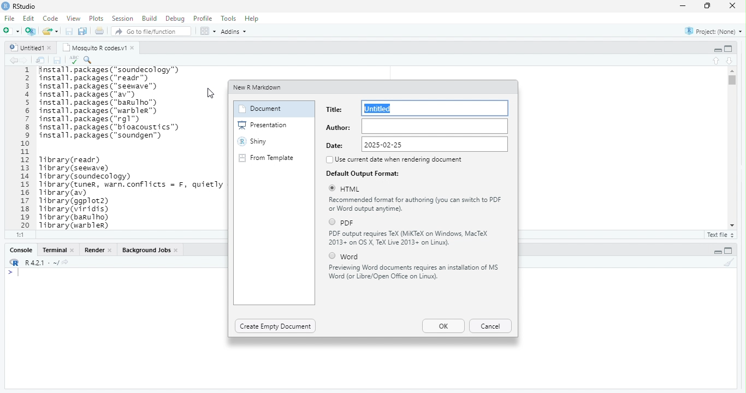 Image resolution: width=746 pixels, height=393 pixels. I want to click on correct spells, so click(74, 59).